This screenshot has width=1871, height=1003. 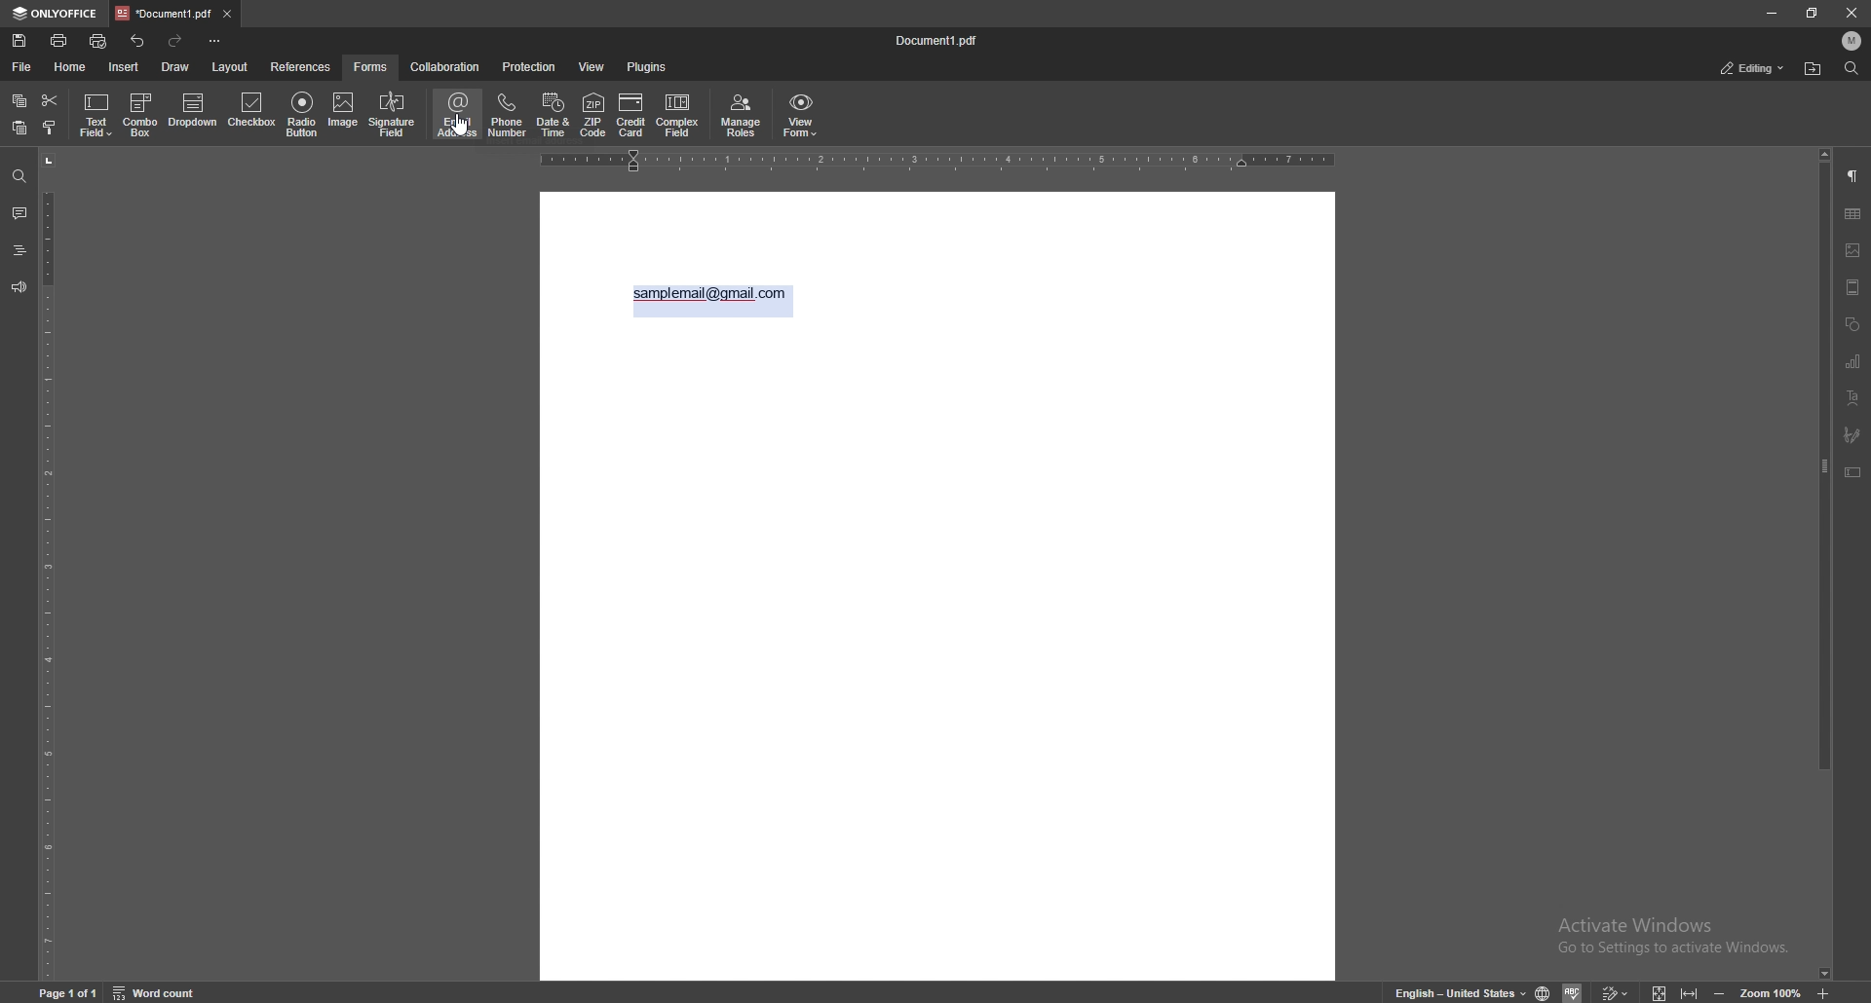 What do you see at coordinates (1852, 214) in the screenshot?
I see `table` at bounding box center [1852, 214].